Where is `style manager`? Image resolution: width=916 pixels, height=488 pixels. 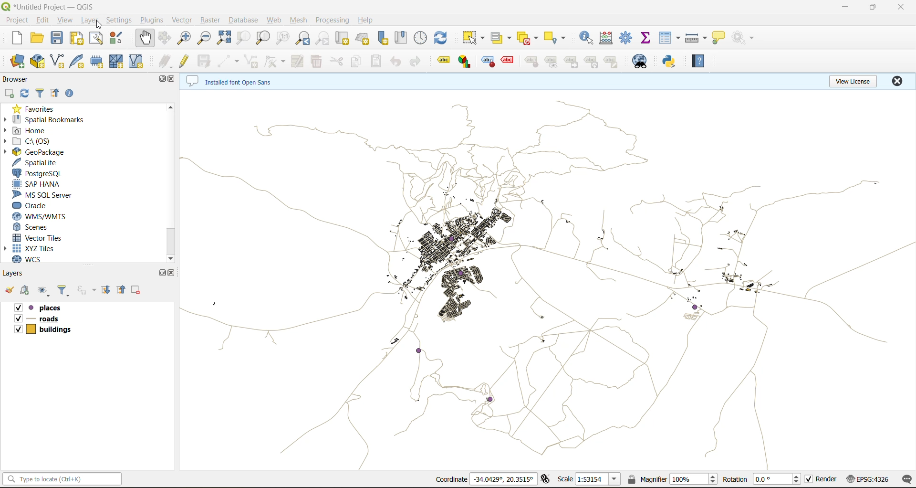
style manager is located at coordinates (119, 39).